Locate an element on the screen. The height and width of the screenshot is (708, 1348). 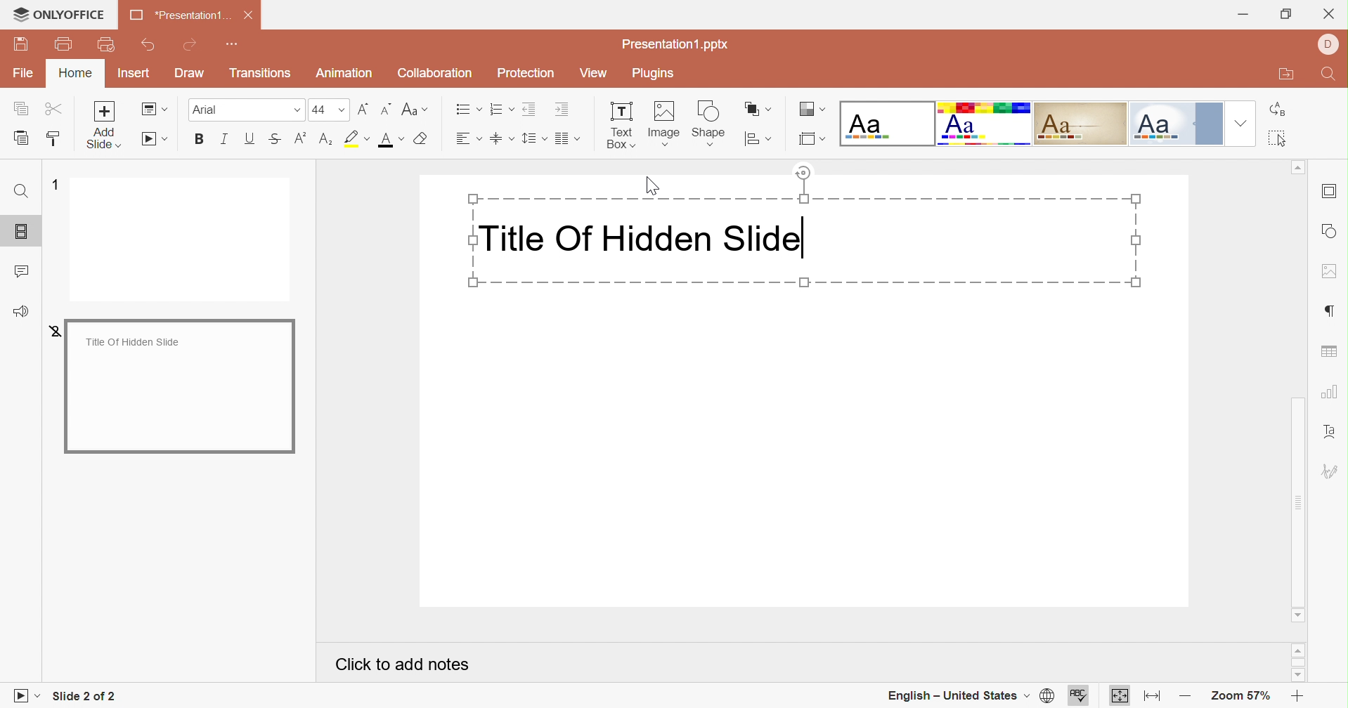
Copy is located at coordinates (20, 108).